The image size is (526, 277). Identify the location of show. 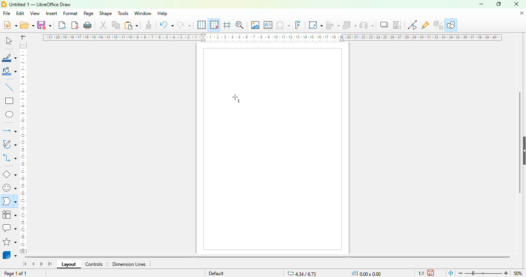
(523, 151).